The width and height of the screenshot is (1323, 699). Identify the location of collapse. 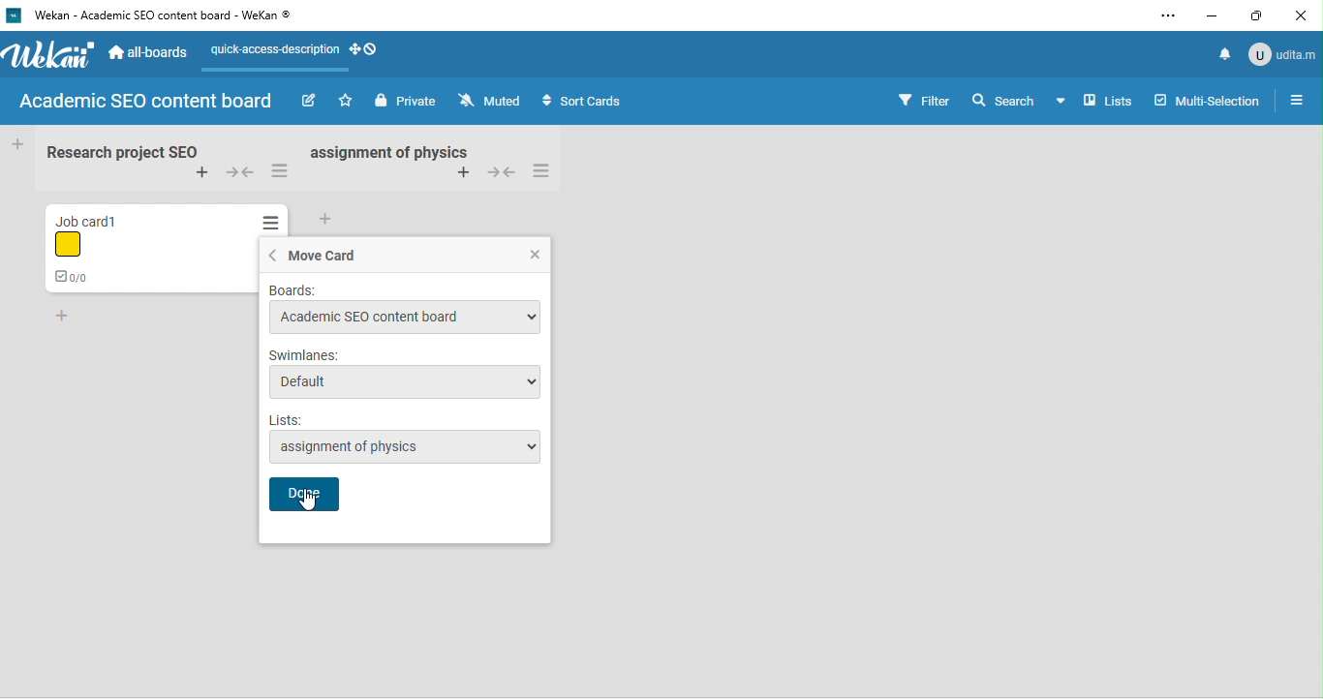
(237, 172).